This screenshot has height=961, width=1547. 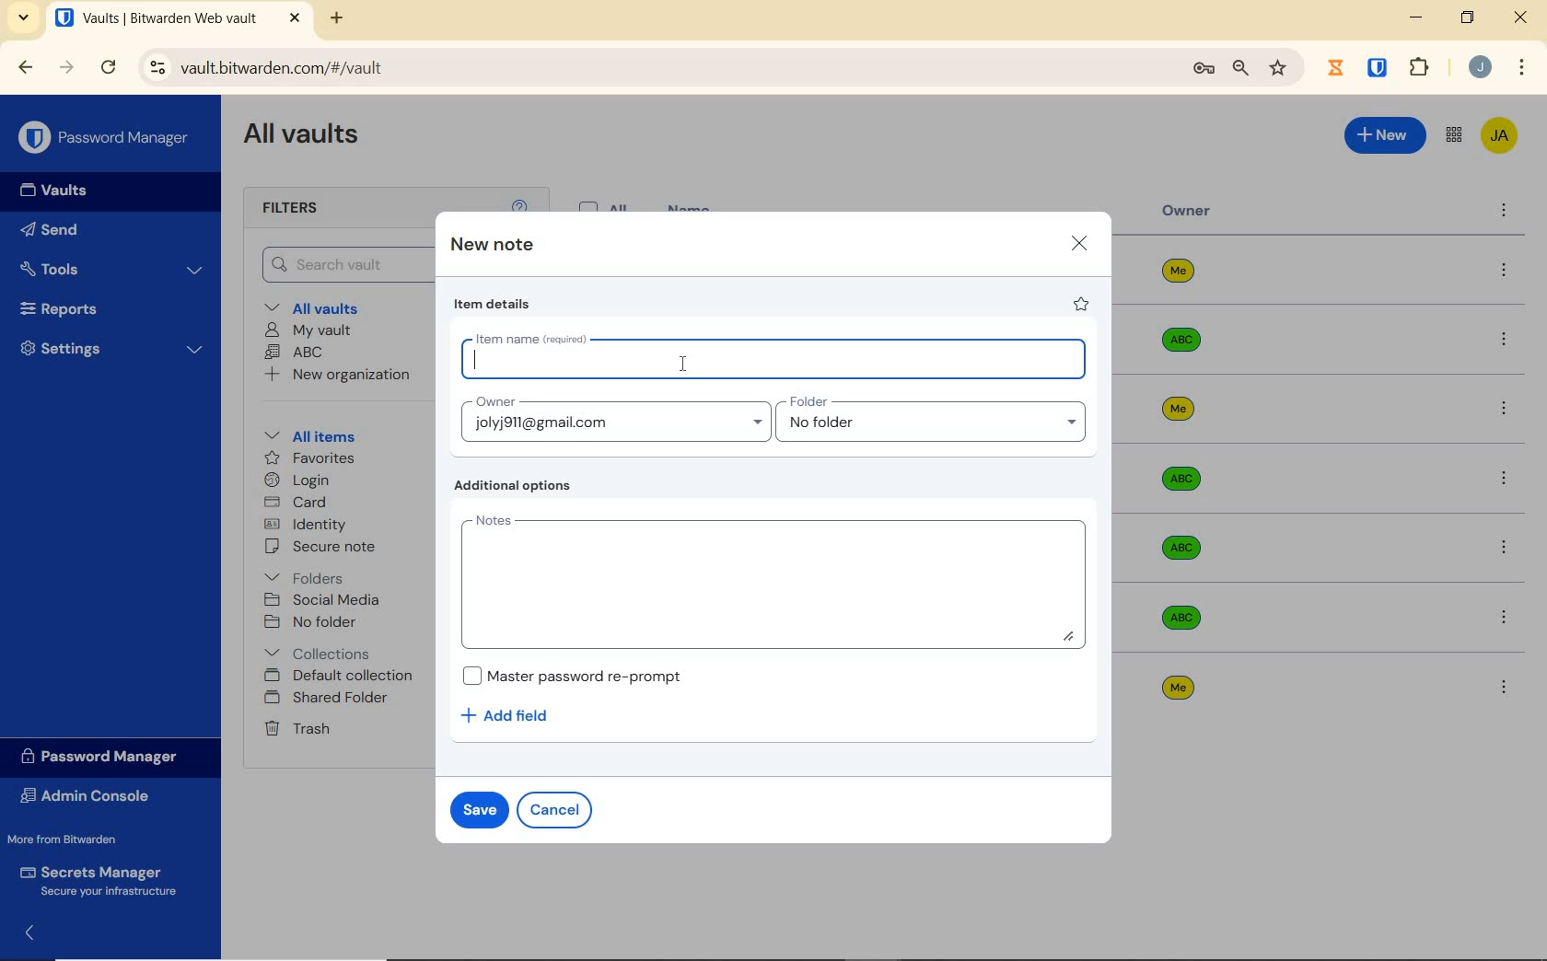 What do you see at coordinates (1481, 69) in the screenshot?
I see `Account` at bounding box center [1481, 69].